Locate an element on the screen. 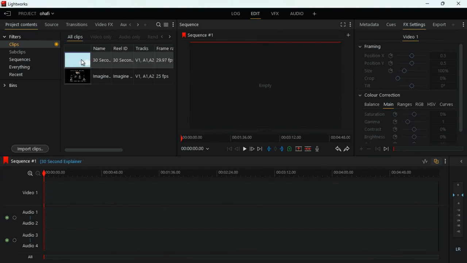 This screenshot has height=263, width=467. close is located at coordinates (460, 162).